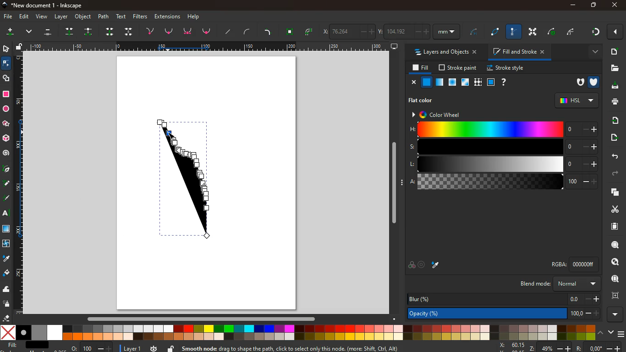  I want to click on send, so click(615, 138).